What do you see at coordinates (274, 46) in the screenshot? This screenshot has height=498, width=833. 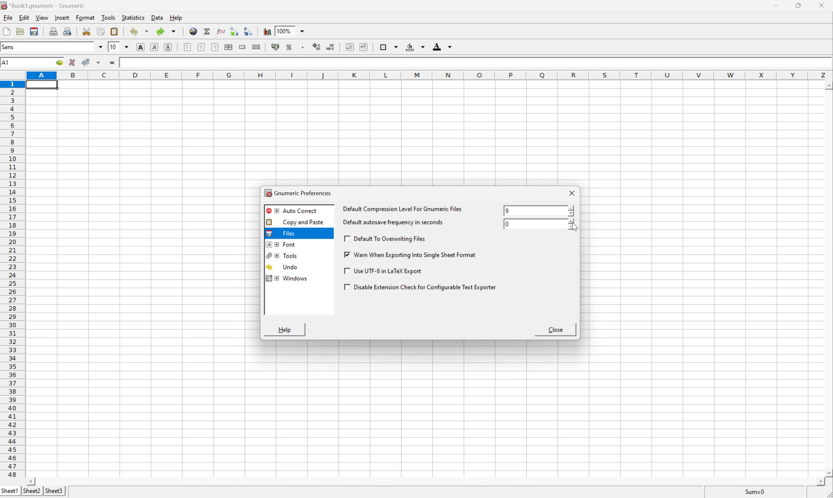 I see `format selection as accounting` at bounding box center [274, 46].